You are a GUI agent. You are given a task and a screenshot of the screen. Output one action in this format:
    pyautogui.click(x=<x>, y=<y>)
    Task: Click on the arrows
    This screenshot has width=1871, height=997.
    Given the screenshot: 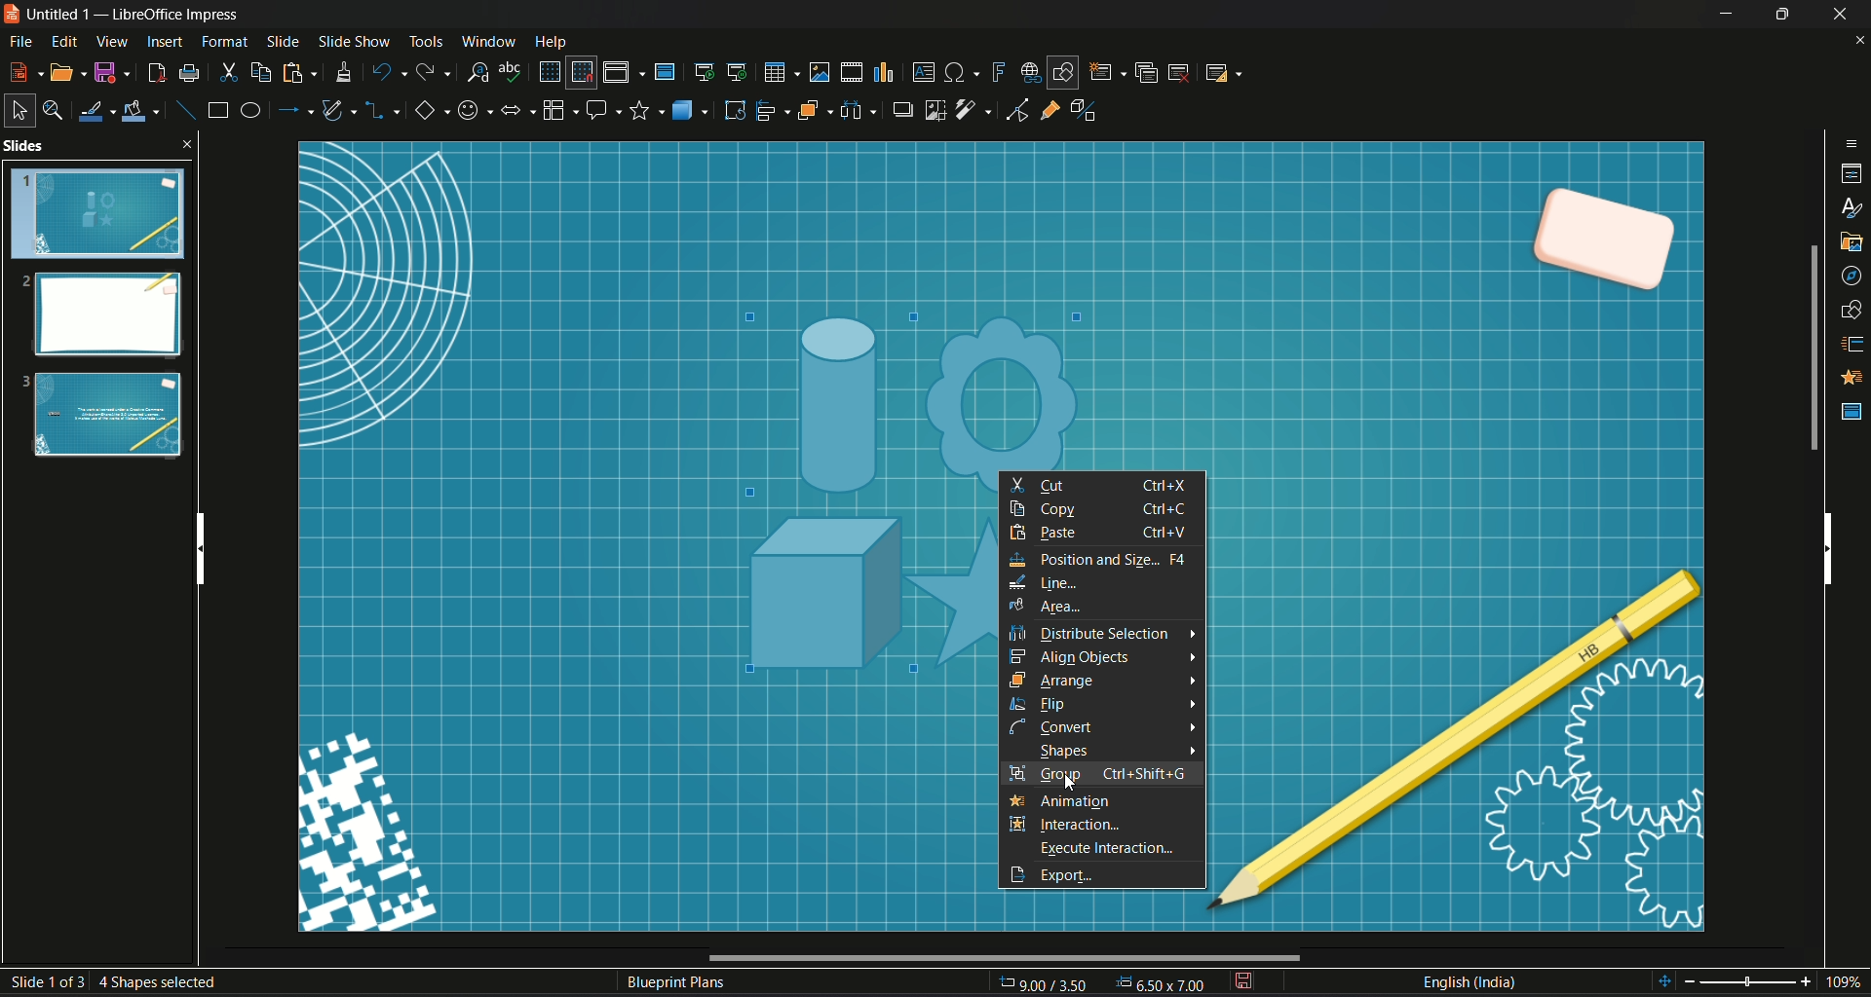 What is the action you would take?
    pyautogui.click(x=1192, y=692)
    